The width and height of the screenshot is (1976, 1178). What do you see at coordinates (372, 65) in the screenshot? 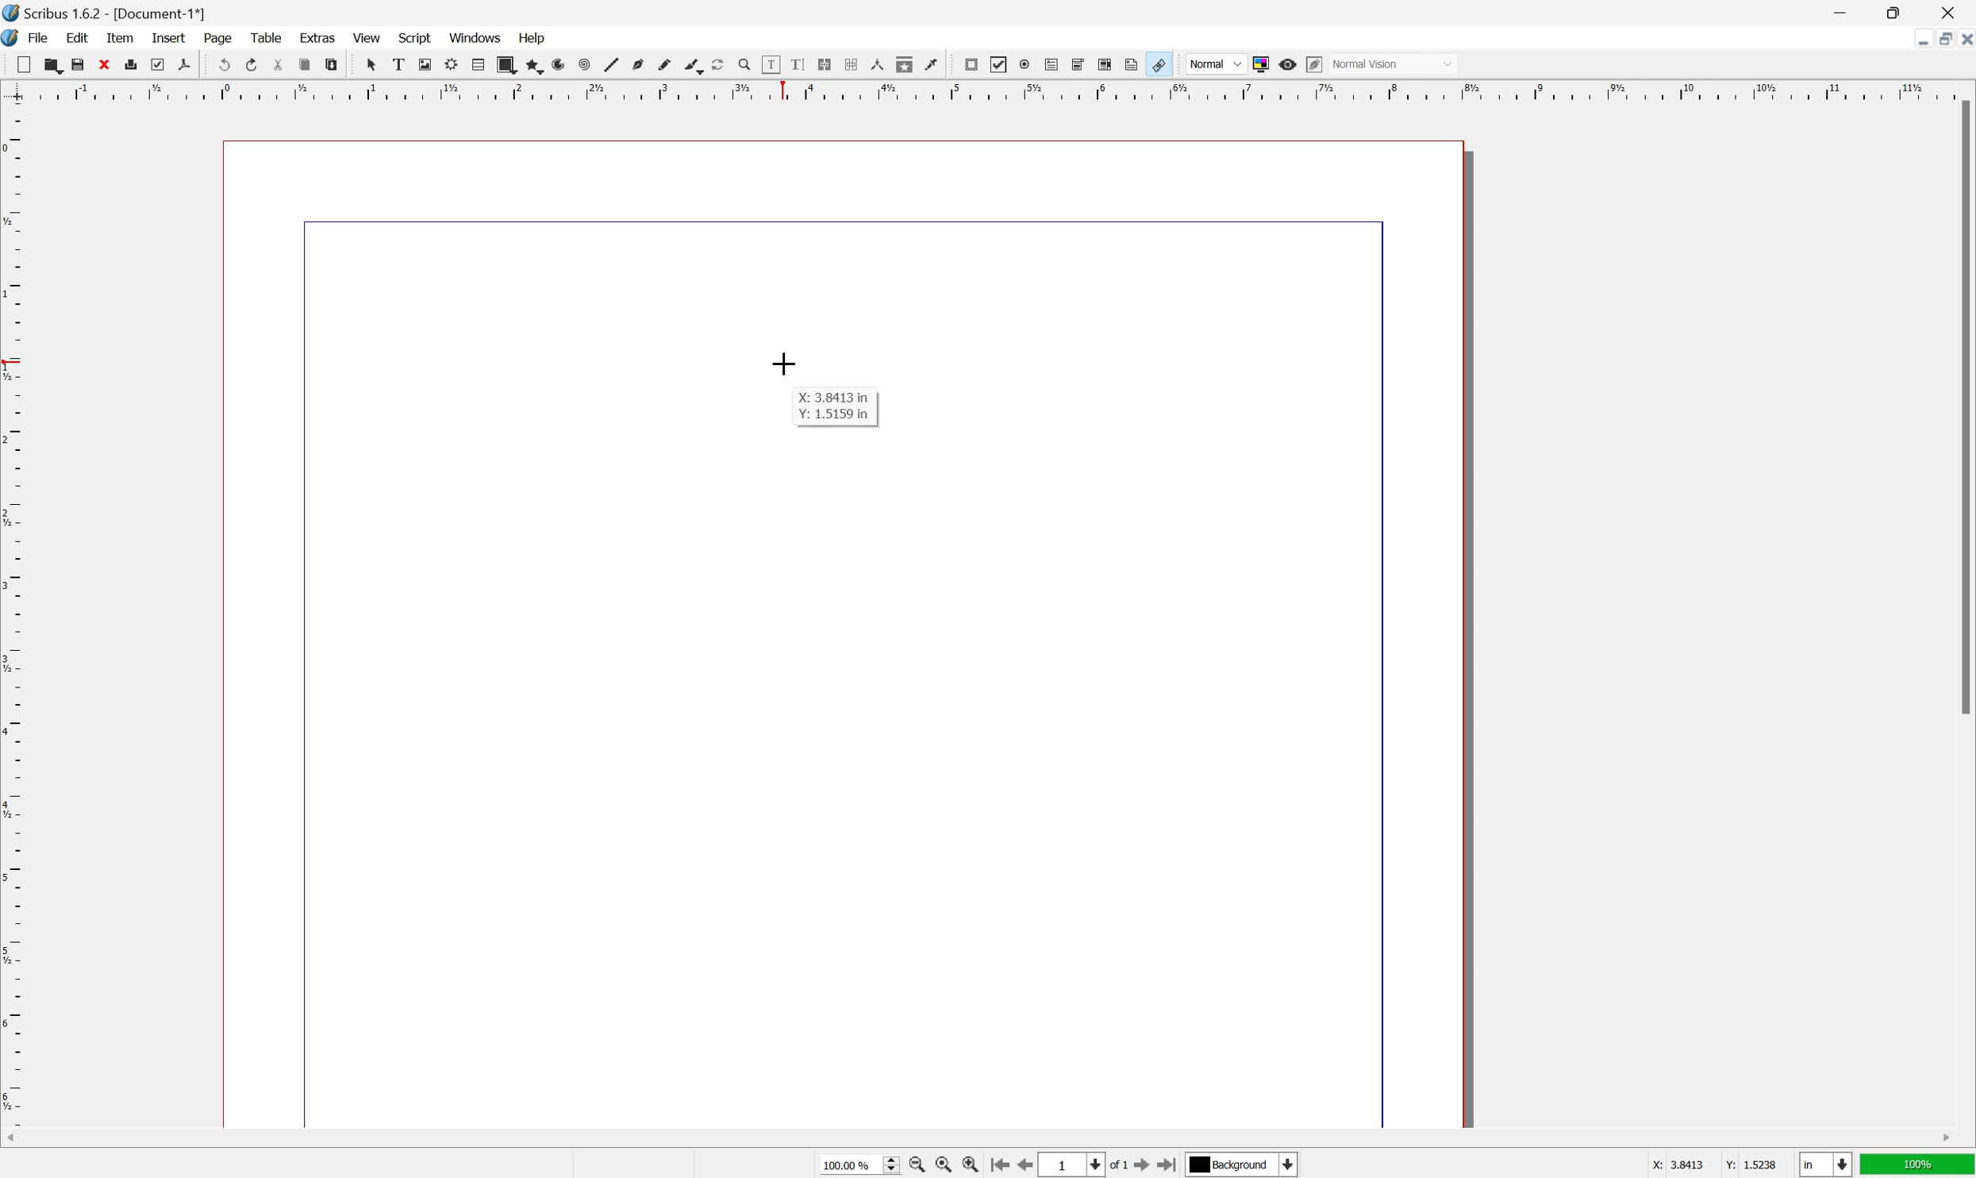
I see `select item` at bounding box center [372, 65].